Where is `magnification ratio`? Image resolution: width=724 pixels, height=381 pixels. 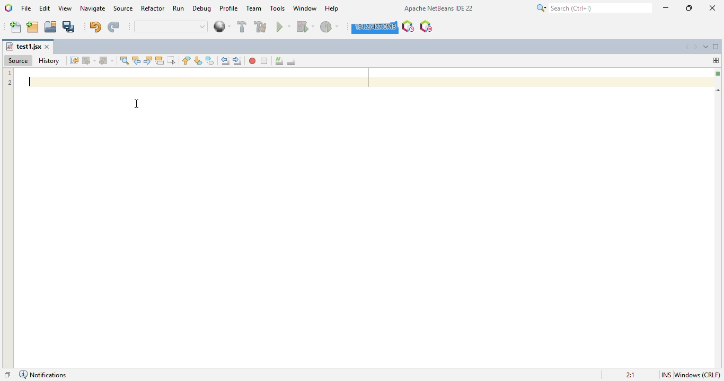 magnification ratio is located at coordinates (631, 375).